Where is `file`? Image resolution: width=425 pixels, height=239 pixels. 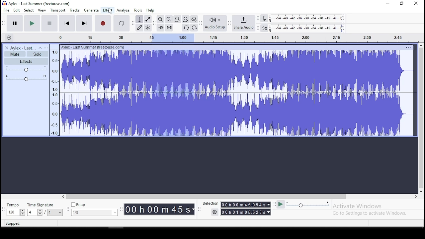 file is located at coordinates (7, 10).